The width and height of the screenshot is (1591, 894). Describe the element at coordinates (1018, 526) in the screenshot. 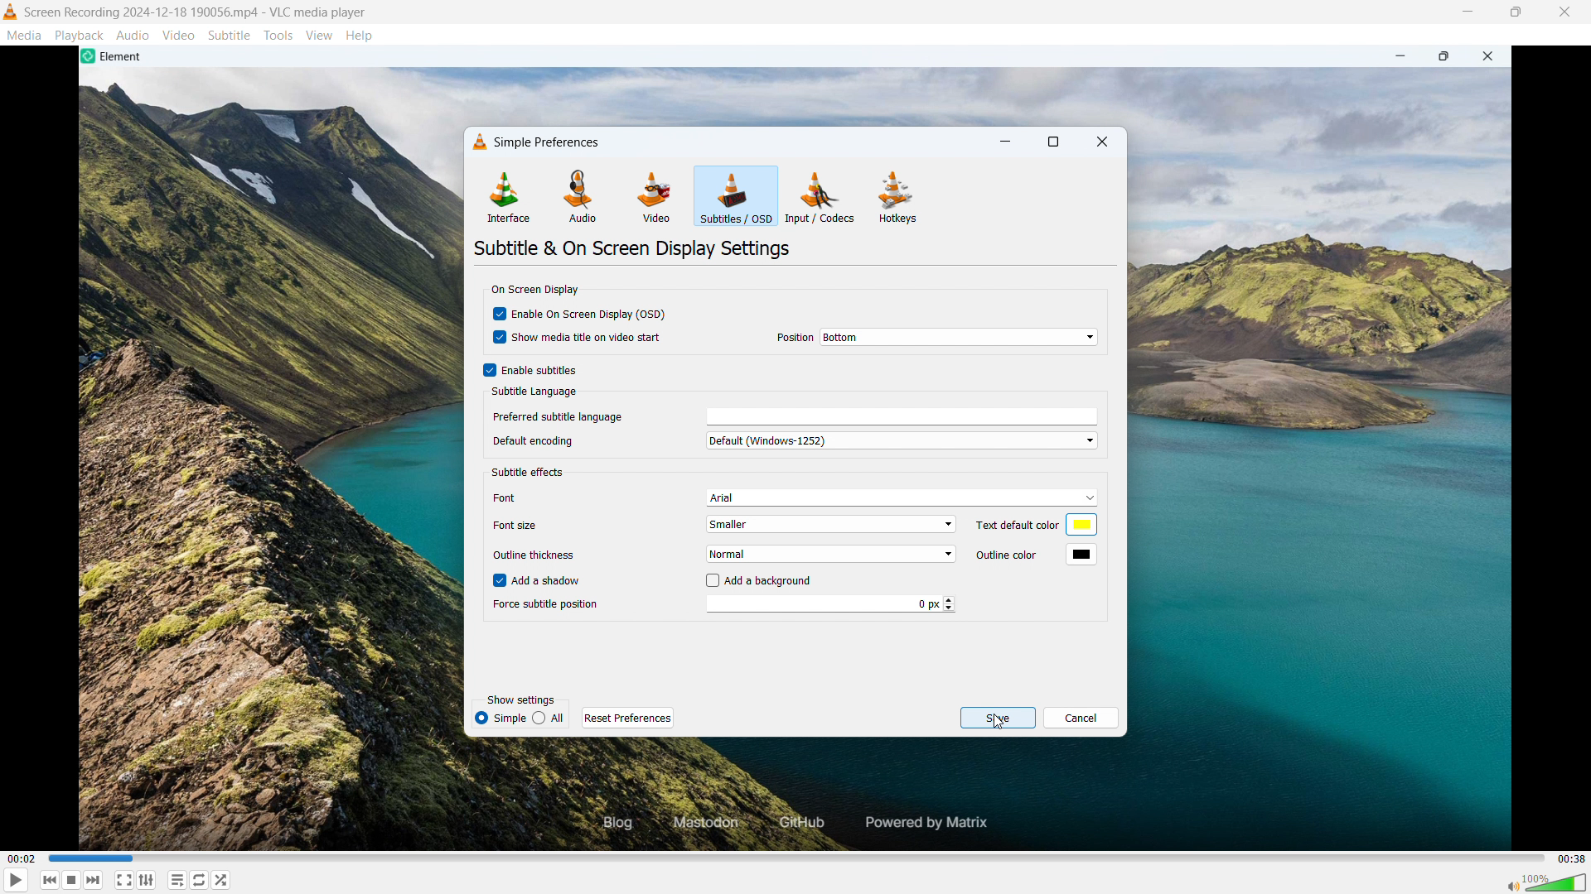

I see `Text default color` at that location.